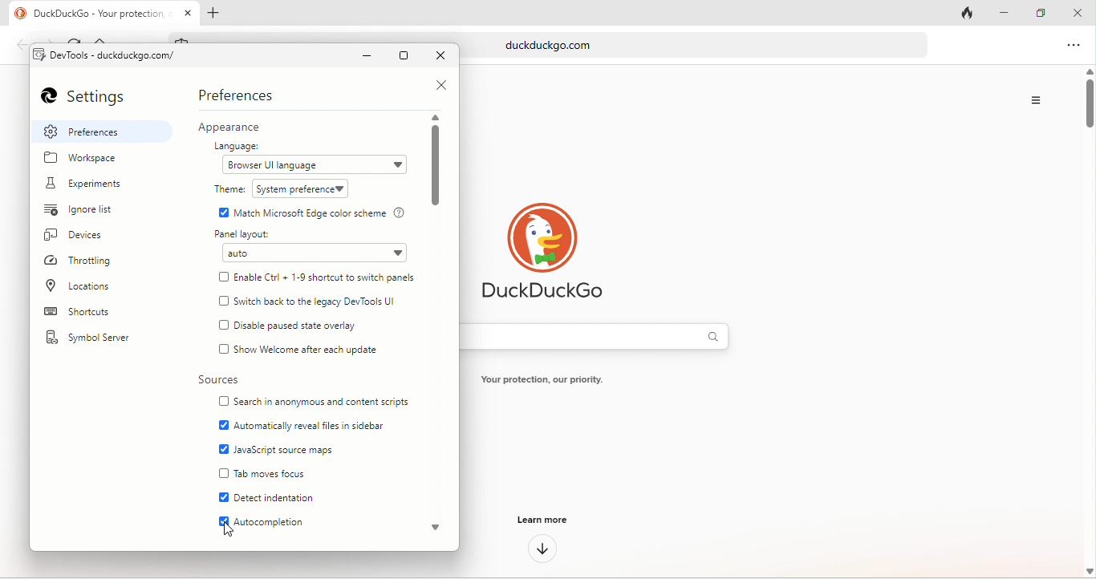  Describe the element at coordinates (119, 56) in the screenshot. I see `dev tools - duclduckgo.com` at that location.